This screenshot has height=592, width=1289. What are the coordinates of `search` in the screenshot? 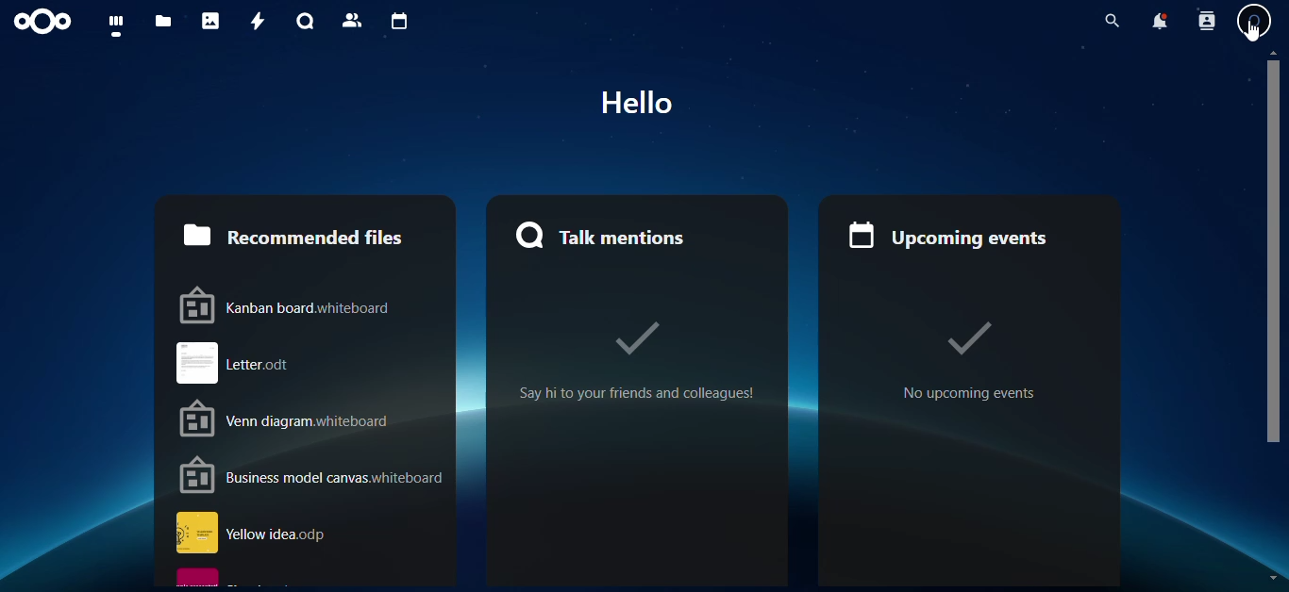 It's located at (1112, 21).